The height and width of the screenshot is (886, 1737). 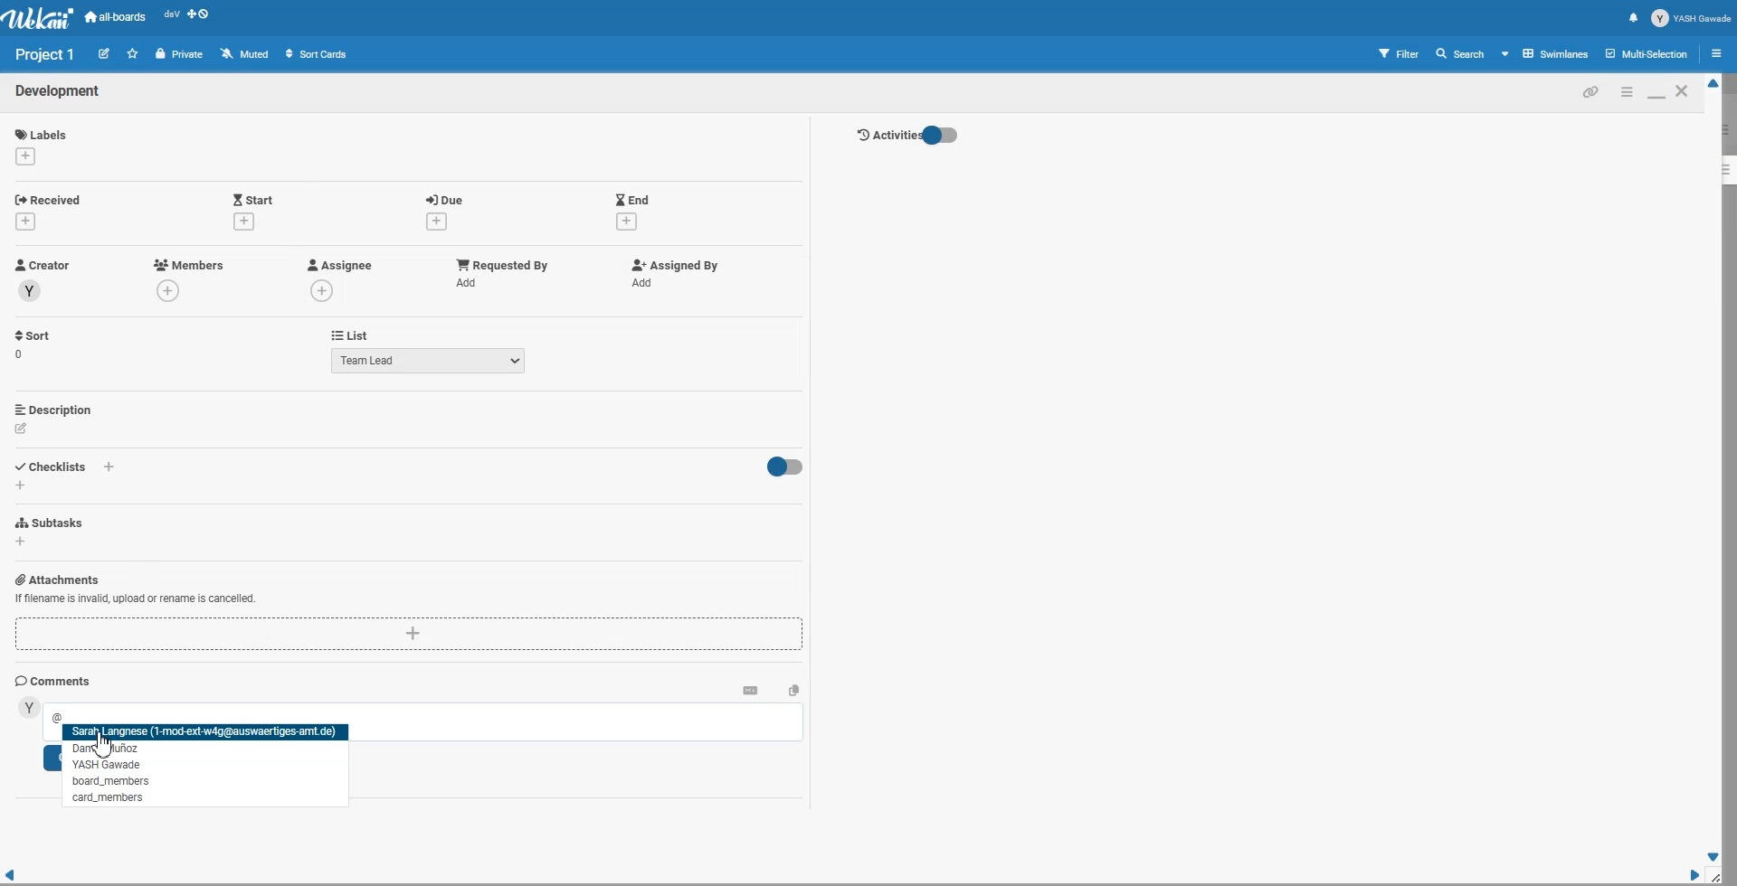 What do you see at coordinates (43, 131) in the screenshot?
I see `Add Labels` at bounding box center [43, 131].